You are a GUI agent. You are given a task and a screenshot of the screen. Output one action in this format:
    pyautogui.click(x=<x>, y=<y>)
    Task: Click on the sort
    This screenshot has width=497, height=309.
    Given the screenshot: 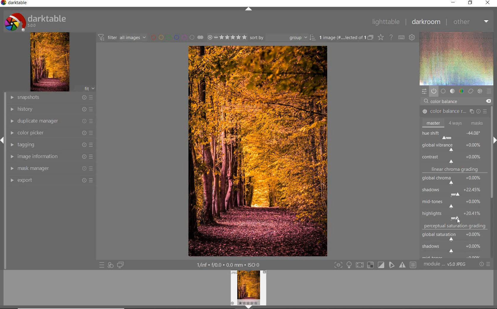 What is the action you would take?
    pyautogui.click(x=283, y=38)
    